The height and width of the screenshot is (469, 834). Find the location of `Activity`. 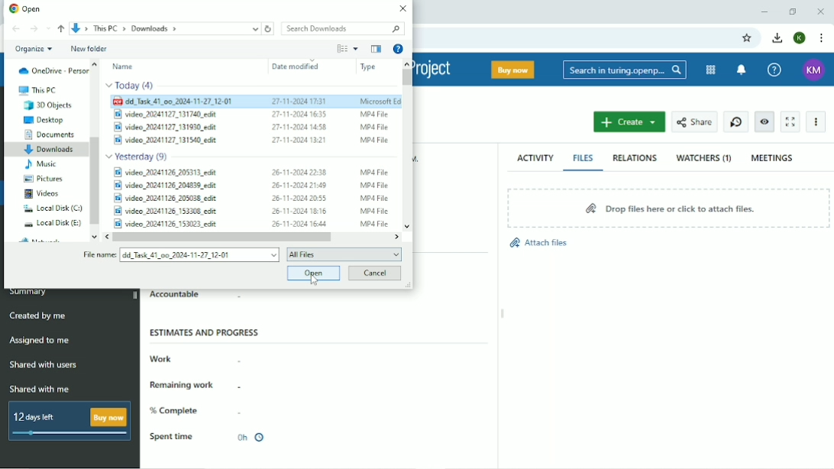

Activity is located at coordinates (535, 159).